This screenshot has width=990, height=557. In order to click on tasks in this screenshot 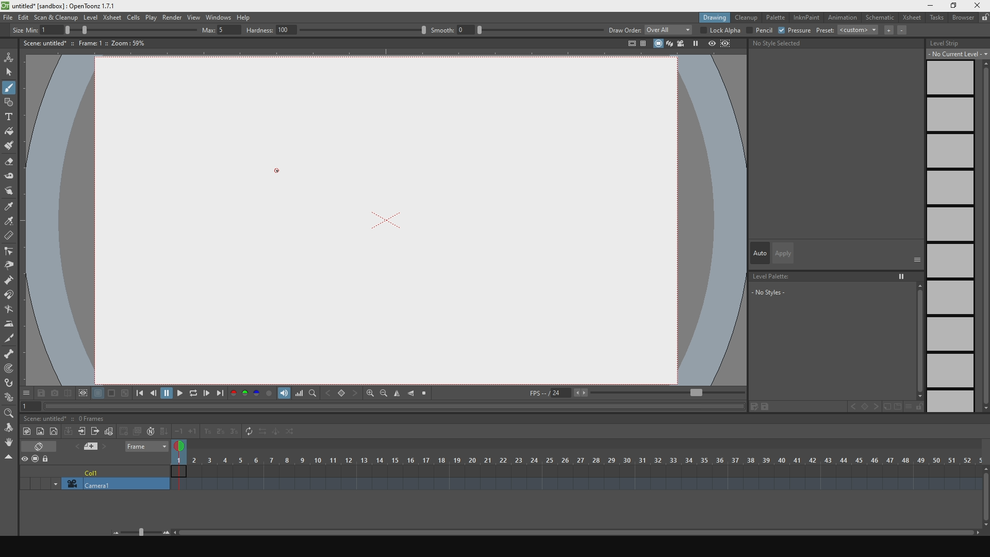, I will do `click(937, 20)`.